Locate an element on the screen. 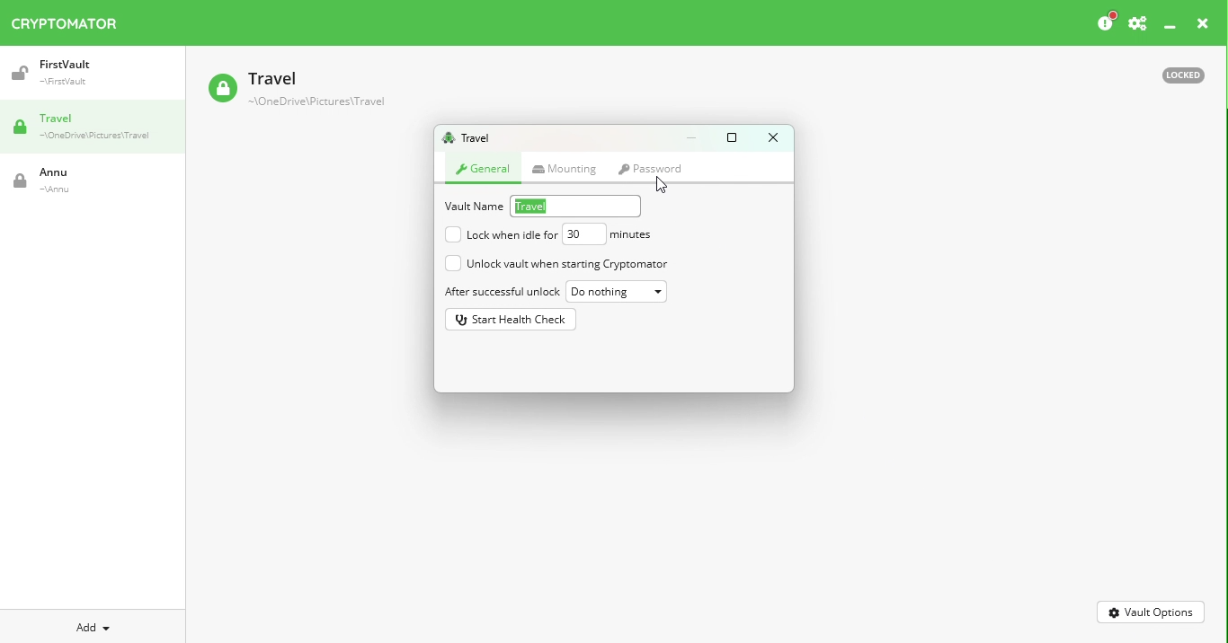  General is located at coordinates (483, 168).